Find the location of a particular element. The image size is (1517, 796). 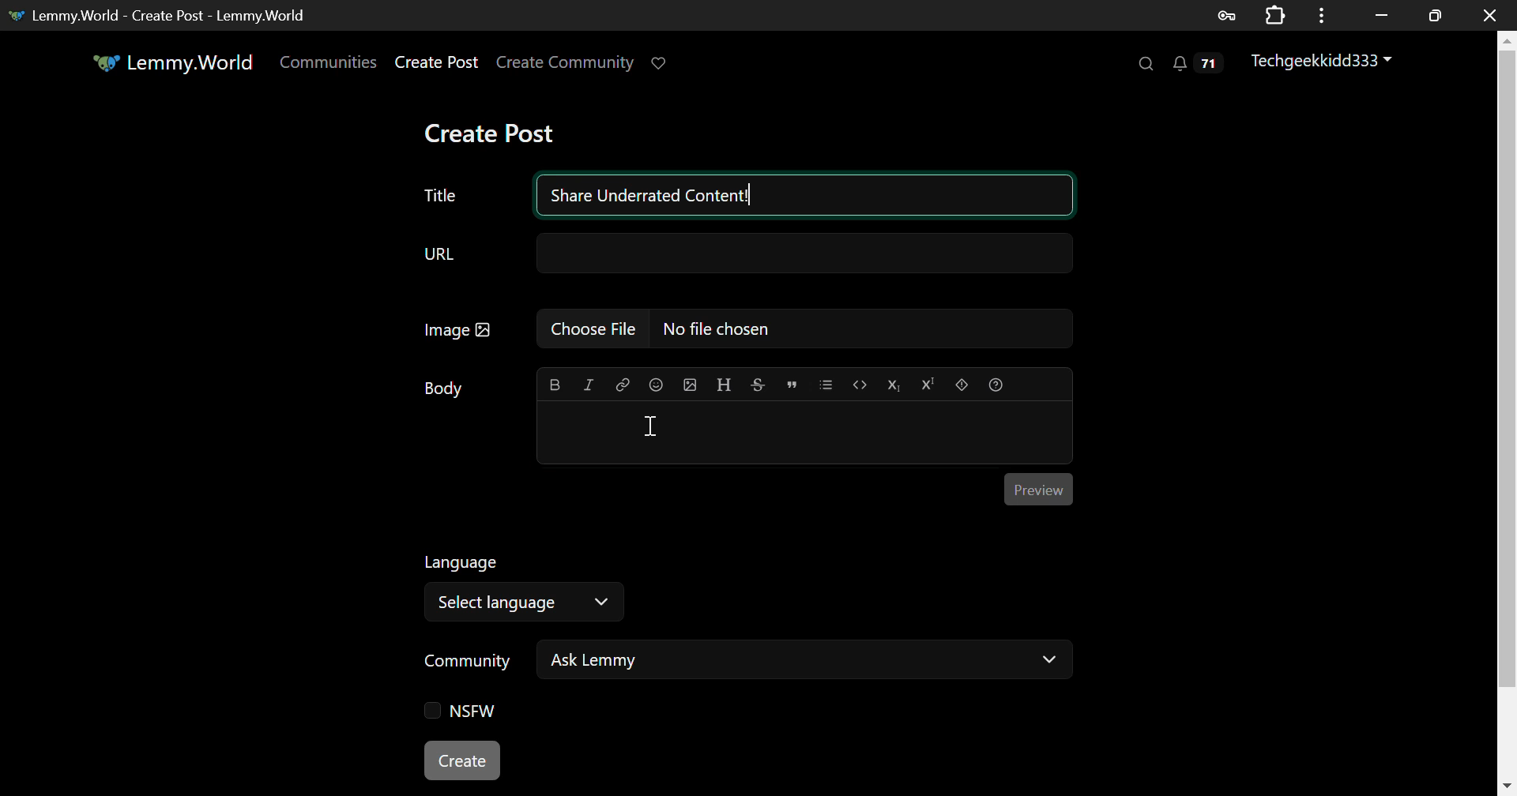

Body is located at coordinates (445, 389).